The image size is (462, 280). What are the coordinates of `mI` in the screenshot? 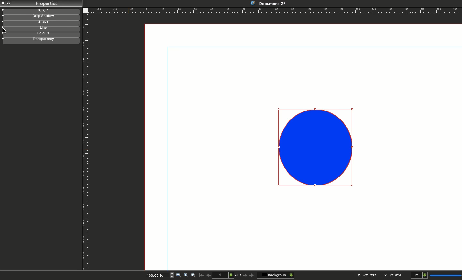 It's located at (435, 276).